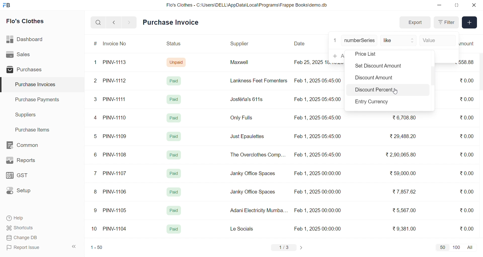 The height and width of the screenshot is (257, 483). Describe the element at coordinates (253, 174) in the screenshot. I see `Janky Office Spaces` at that location.